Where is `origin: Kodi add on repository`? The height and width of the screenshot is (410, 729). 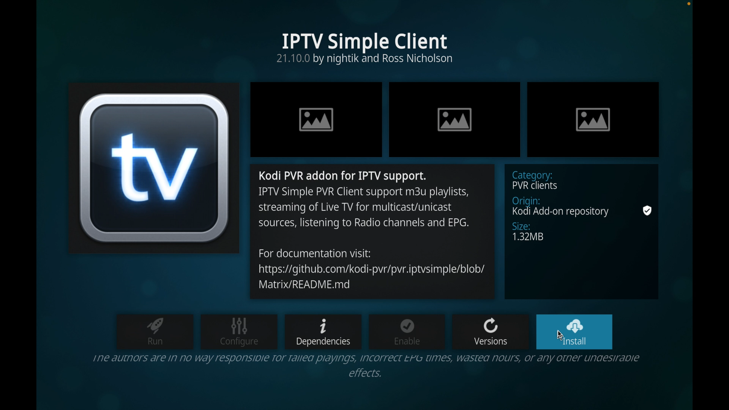
origin: Kodi add on repository is located at coordinates (569, 206).